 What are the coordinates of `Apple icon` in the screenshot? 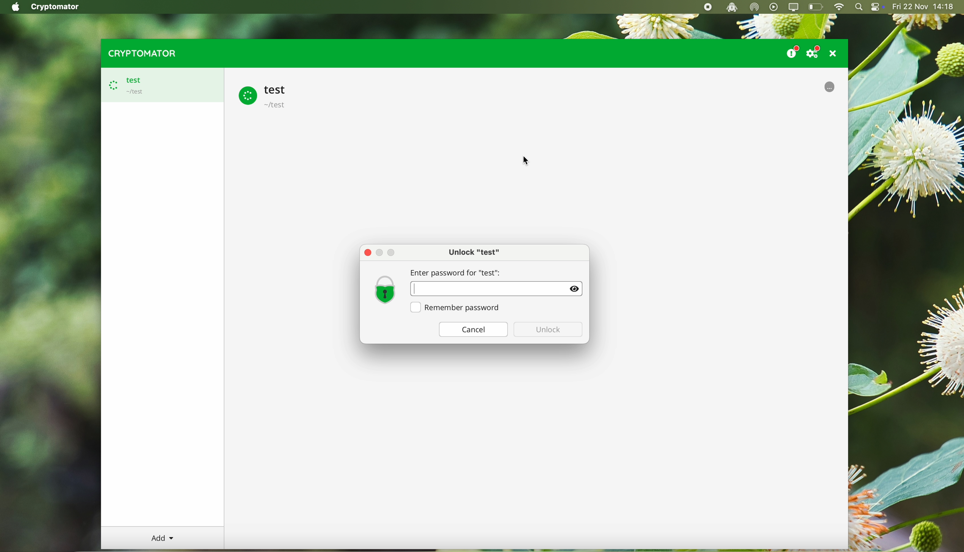 It's located at (13, 7).